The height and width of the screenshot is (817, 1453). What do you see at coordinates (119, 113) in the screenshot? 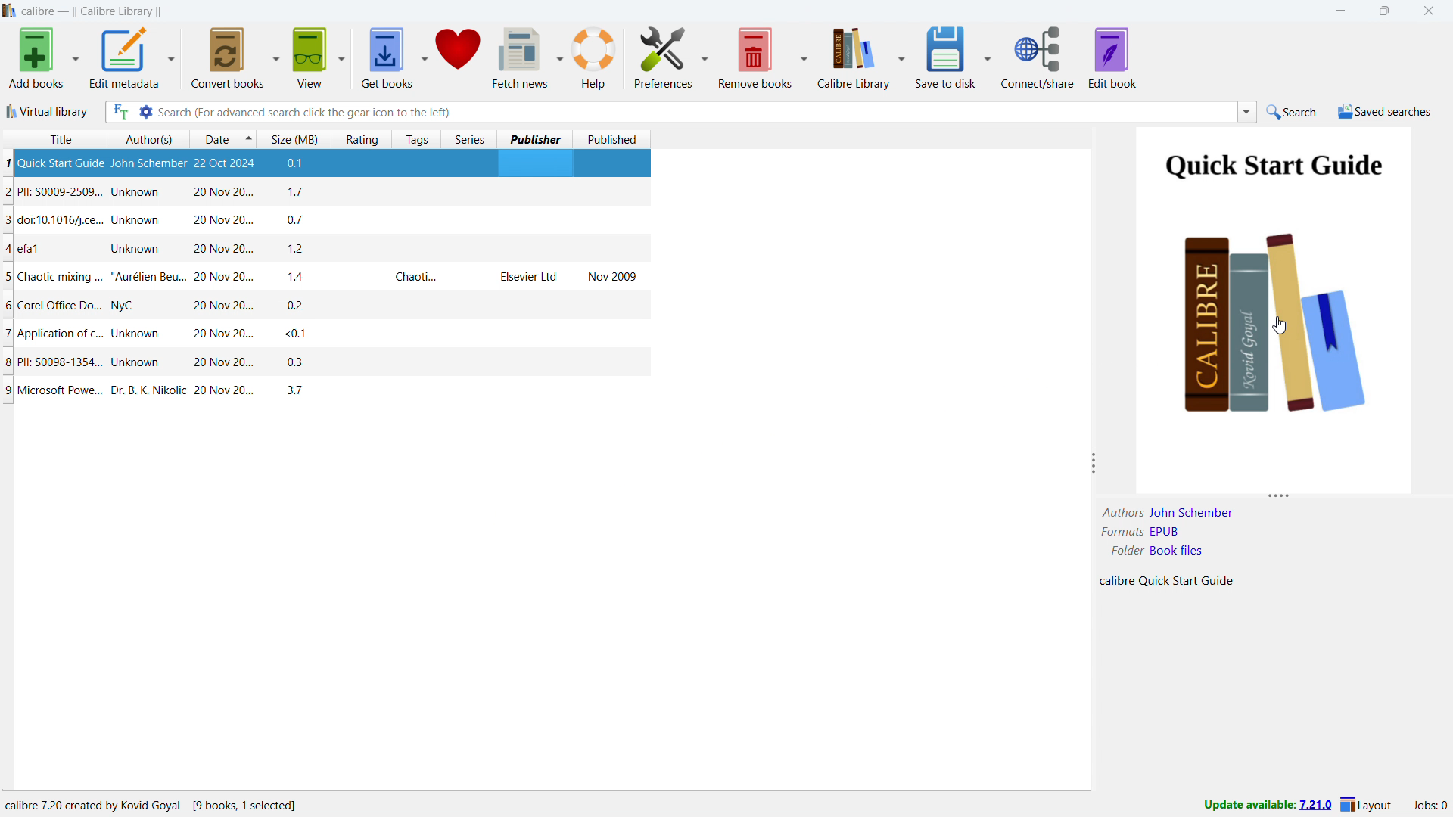
I see `full text search` at bounding box center [119, 113].